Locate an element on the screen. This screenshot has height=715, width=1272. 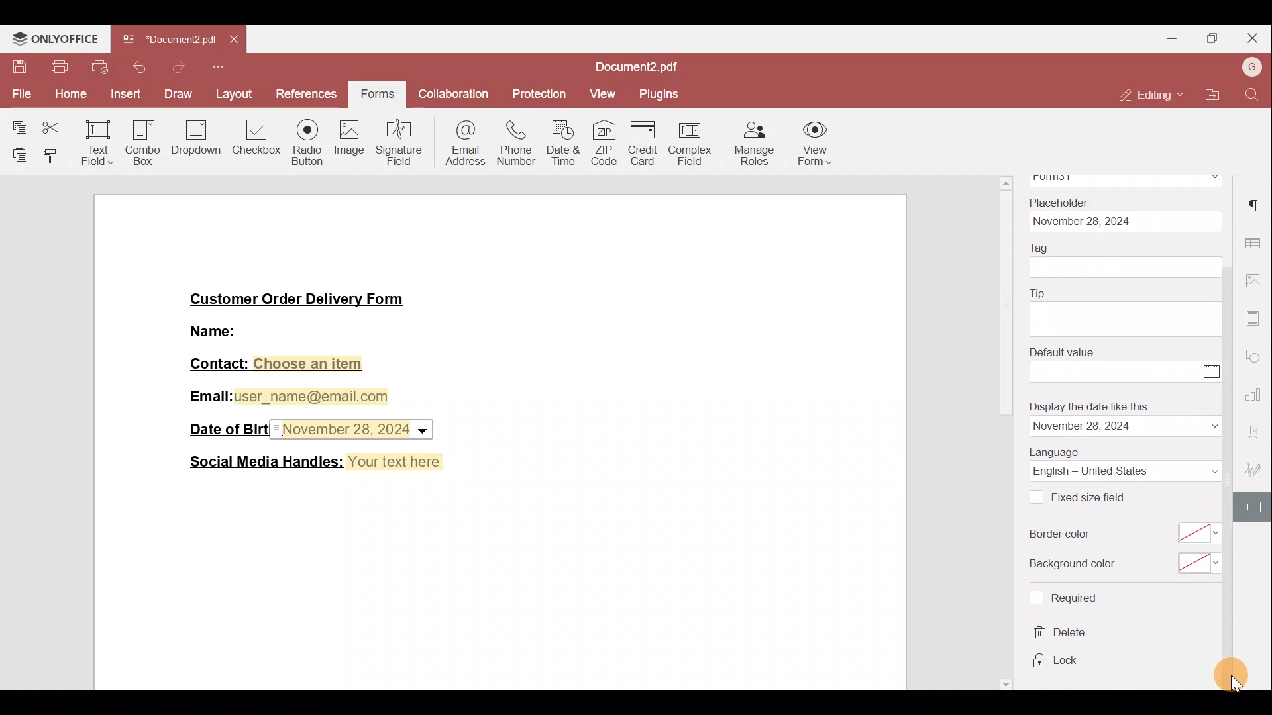
Editing mode is located at coordinates (1147, 95).